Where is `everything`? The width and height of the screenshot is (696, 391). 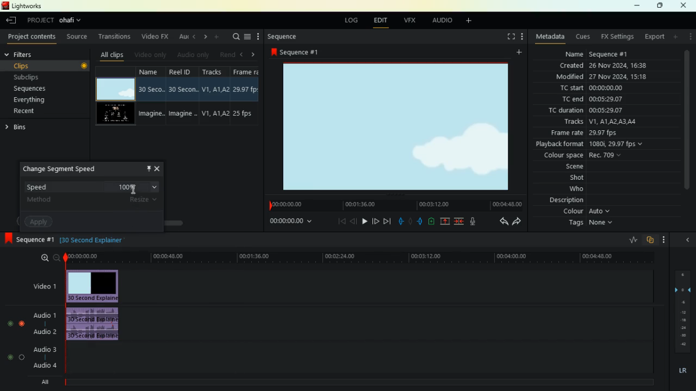 everything is located at coordinates (33, 100).